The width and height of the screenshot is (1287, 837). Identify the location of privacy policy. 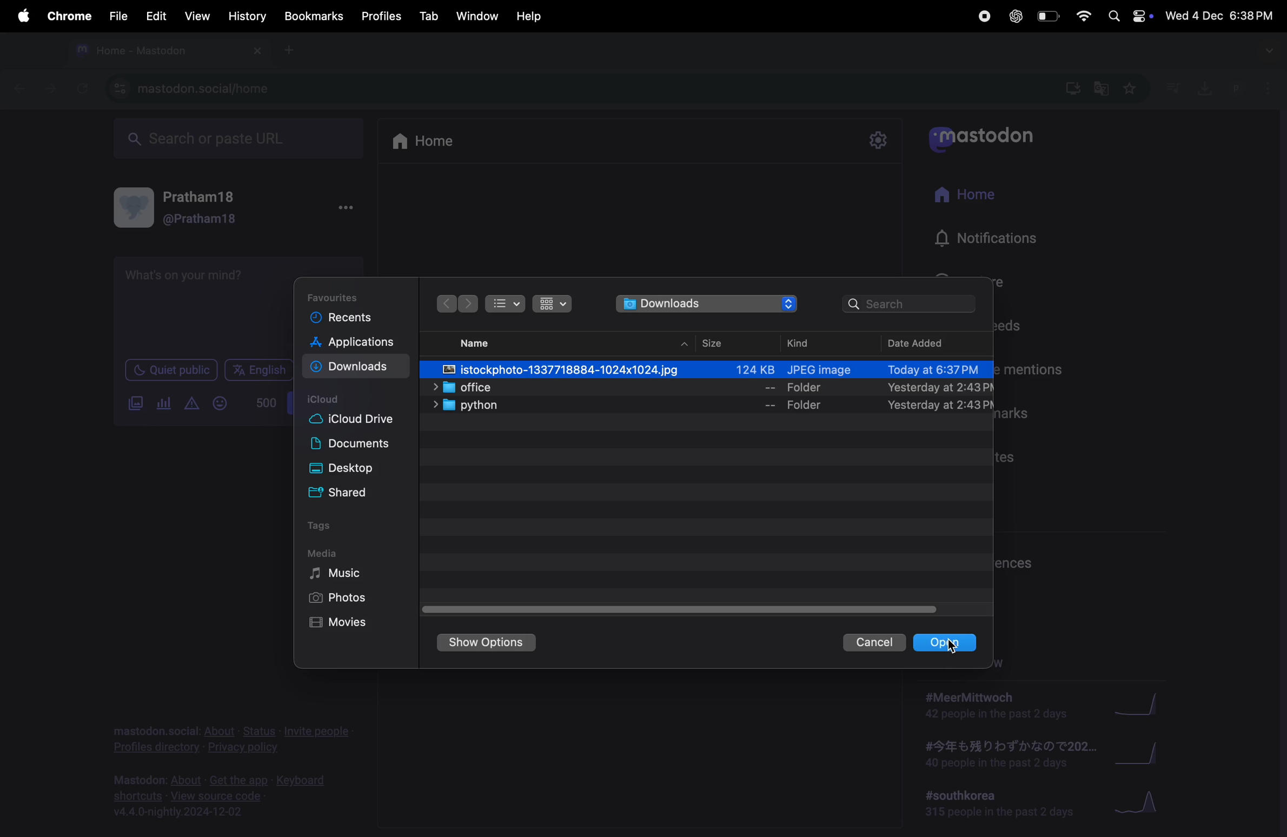
(230, 736).